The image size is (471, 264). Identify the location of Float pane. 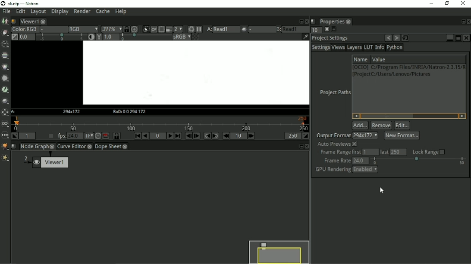
(333, 30).